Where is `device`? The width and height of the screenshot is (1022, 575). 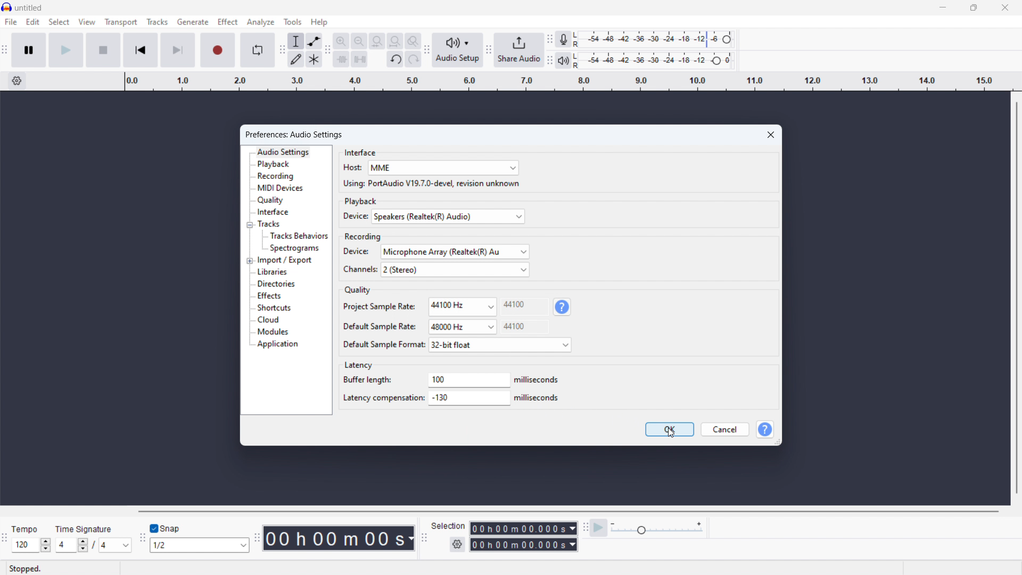 device is located at coordinates (357, 251).